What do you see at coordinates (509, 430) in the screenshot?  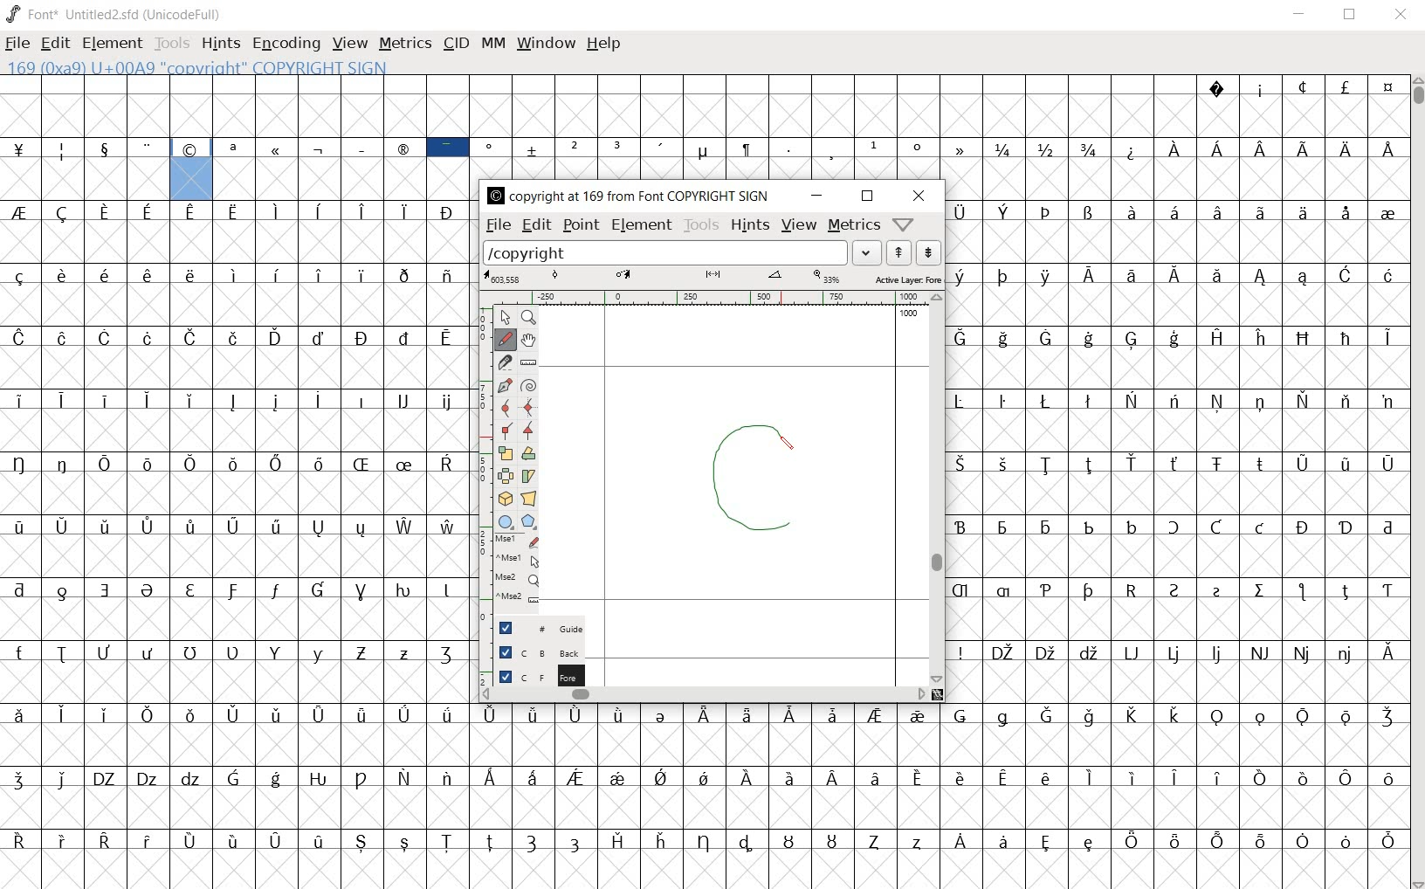 I see `Add a corner point` at bounding box center [509, 430].